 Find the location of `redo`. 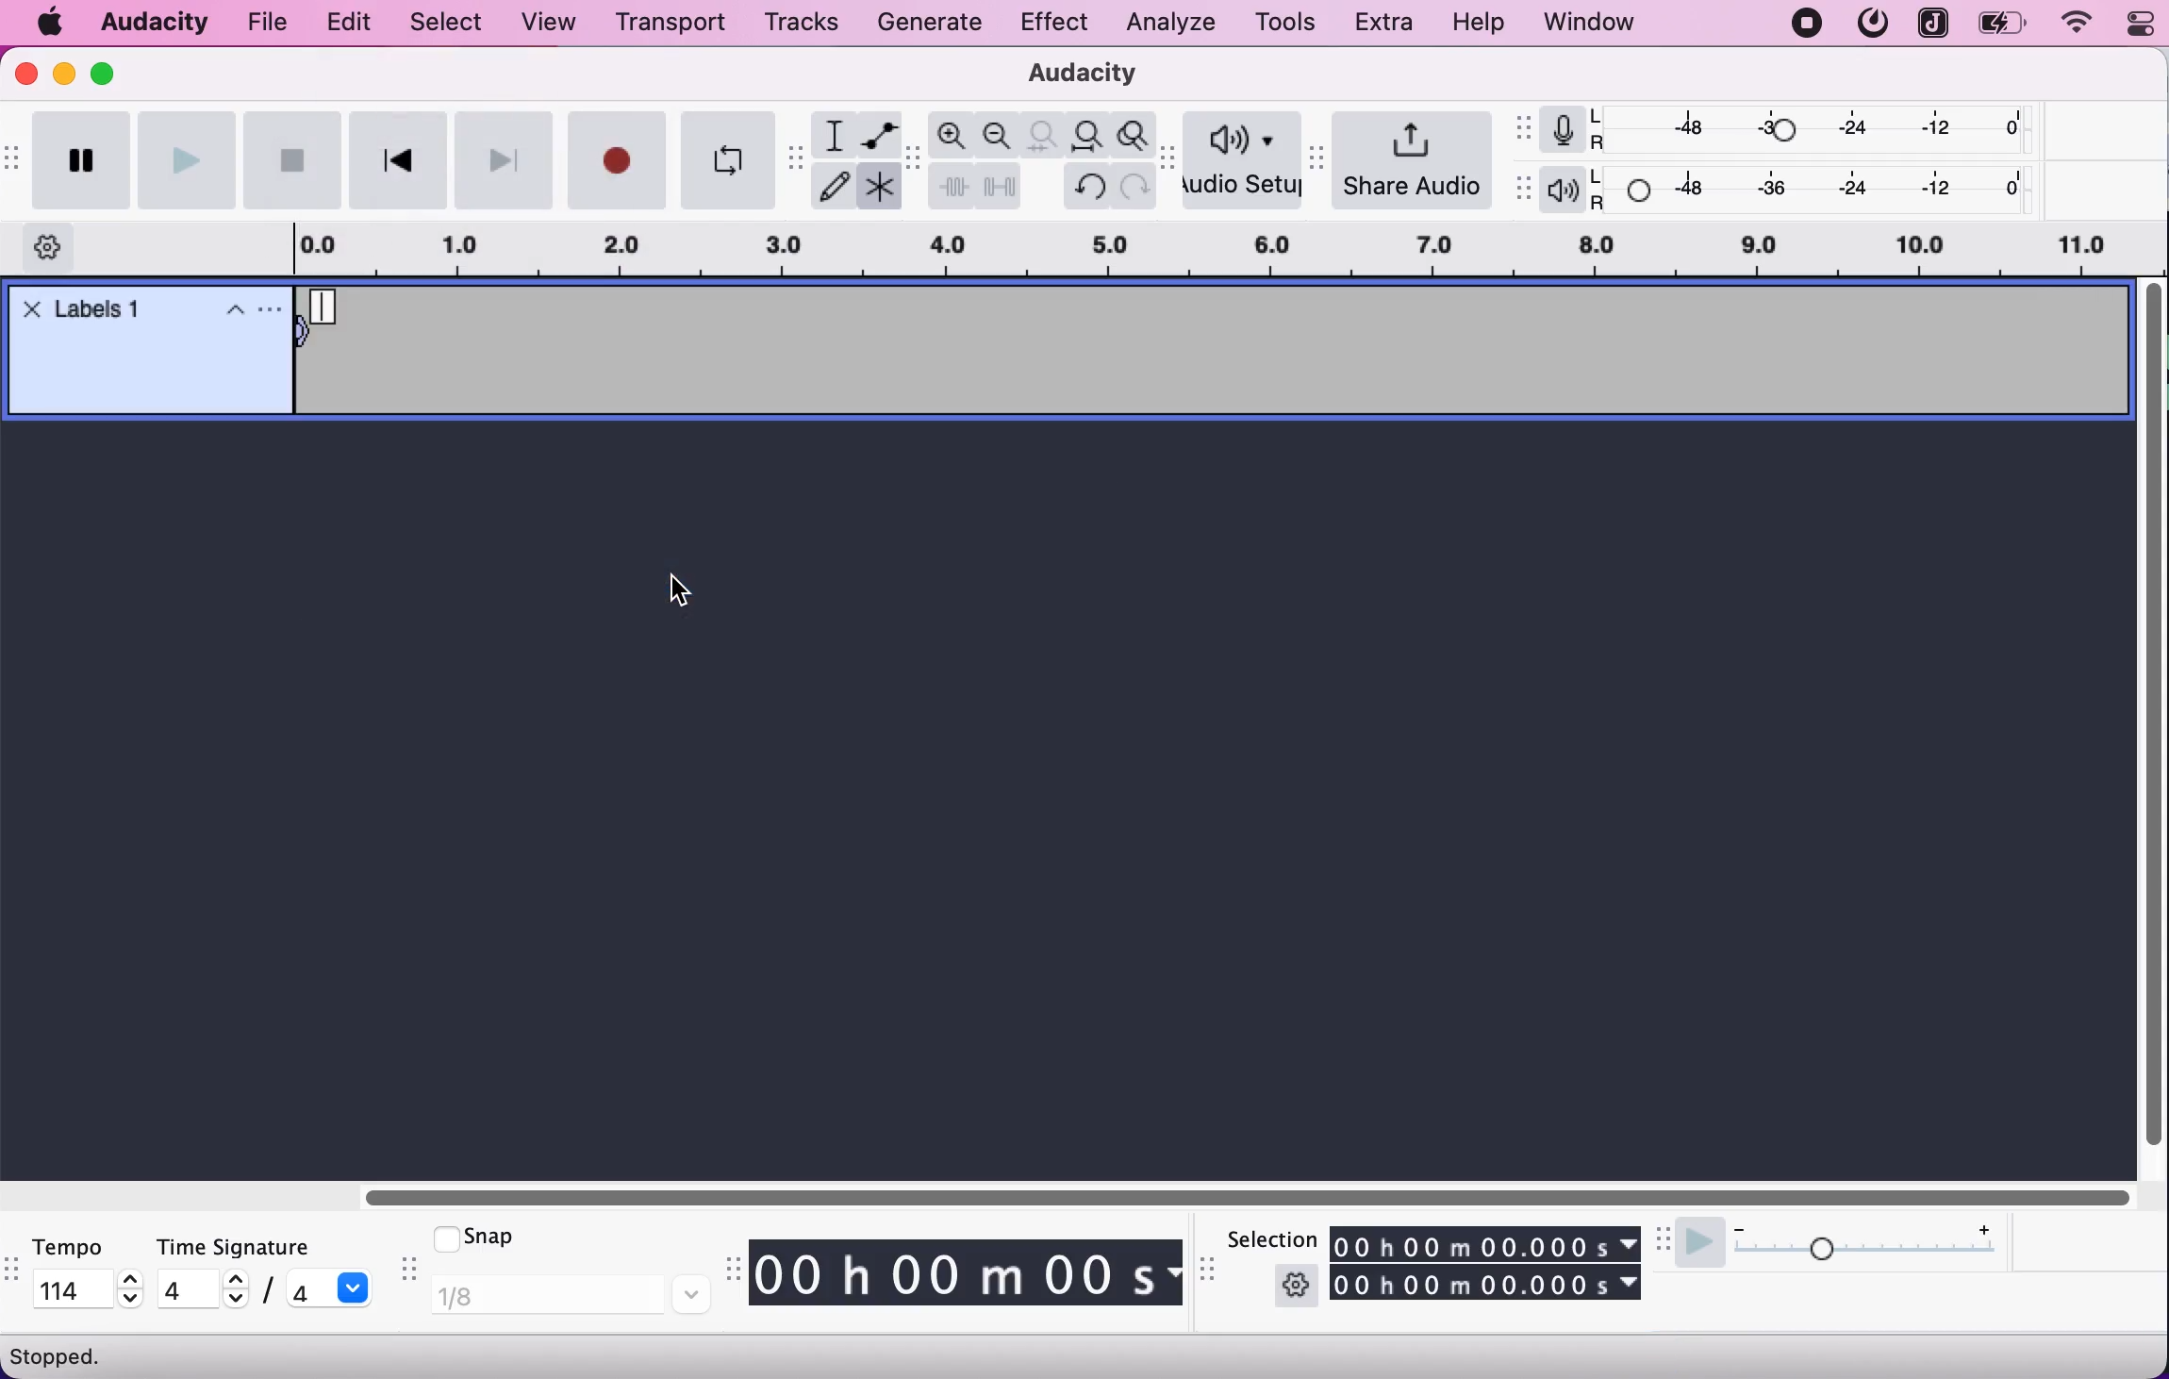

redo is located at coordinates (1136, 186).